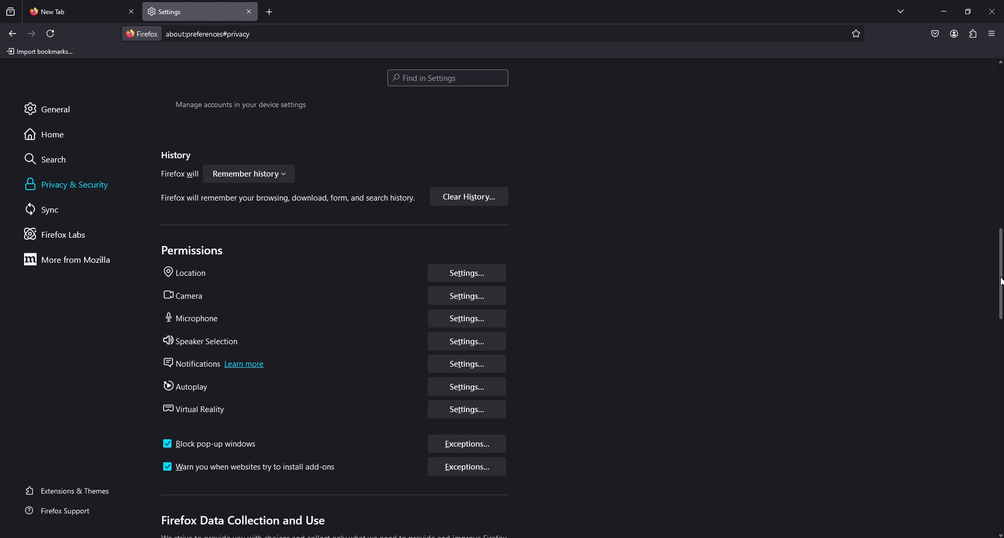  What do you see at coordinates (466, 318) in the screenshot?
I see `settings` at bounding box center [466, 318].